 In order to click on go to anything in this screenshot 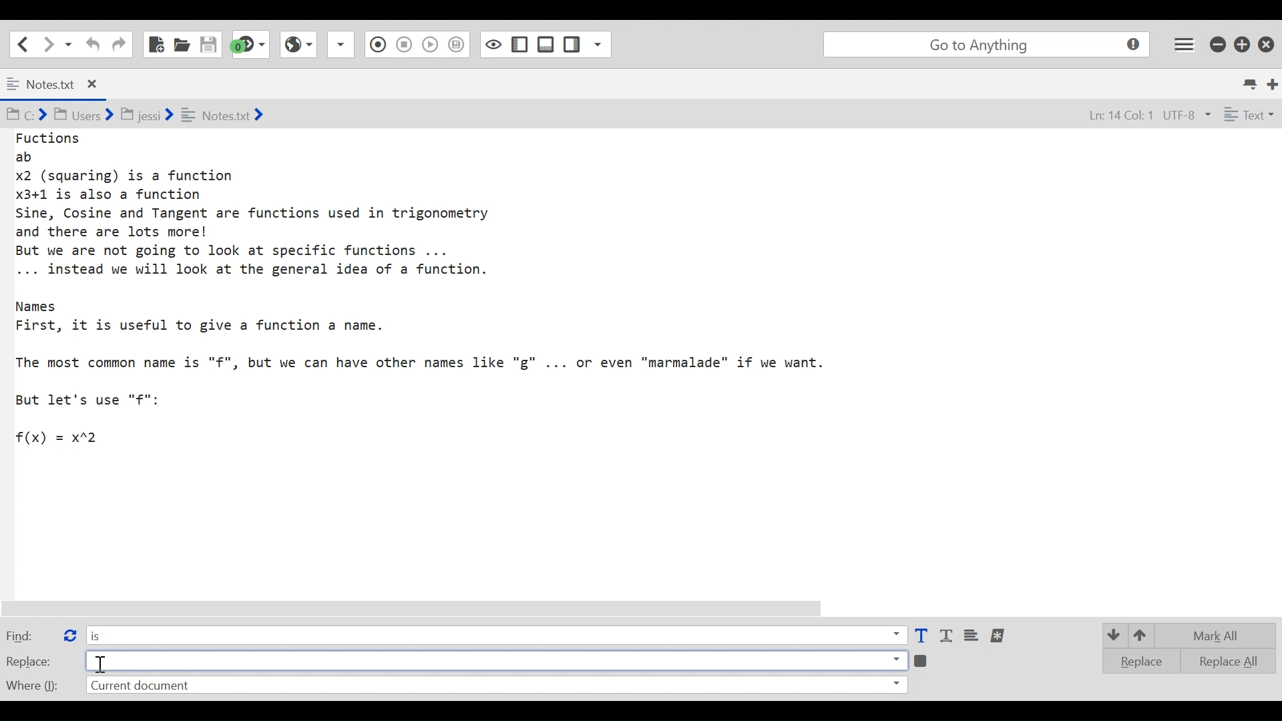, I will do `click(990, 45)`.